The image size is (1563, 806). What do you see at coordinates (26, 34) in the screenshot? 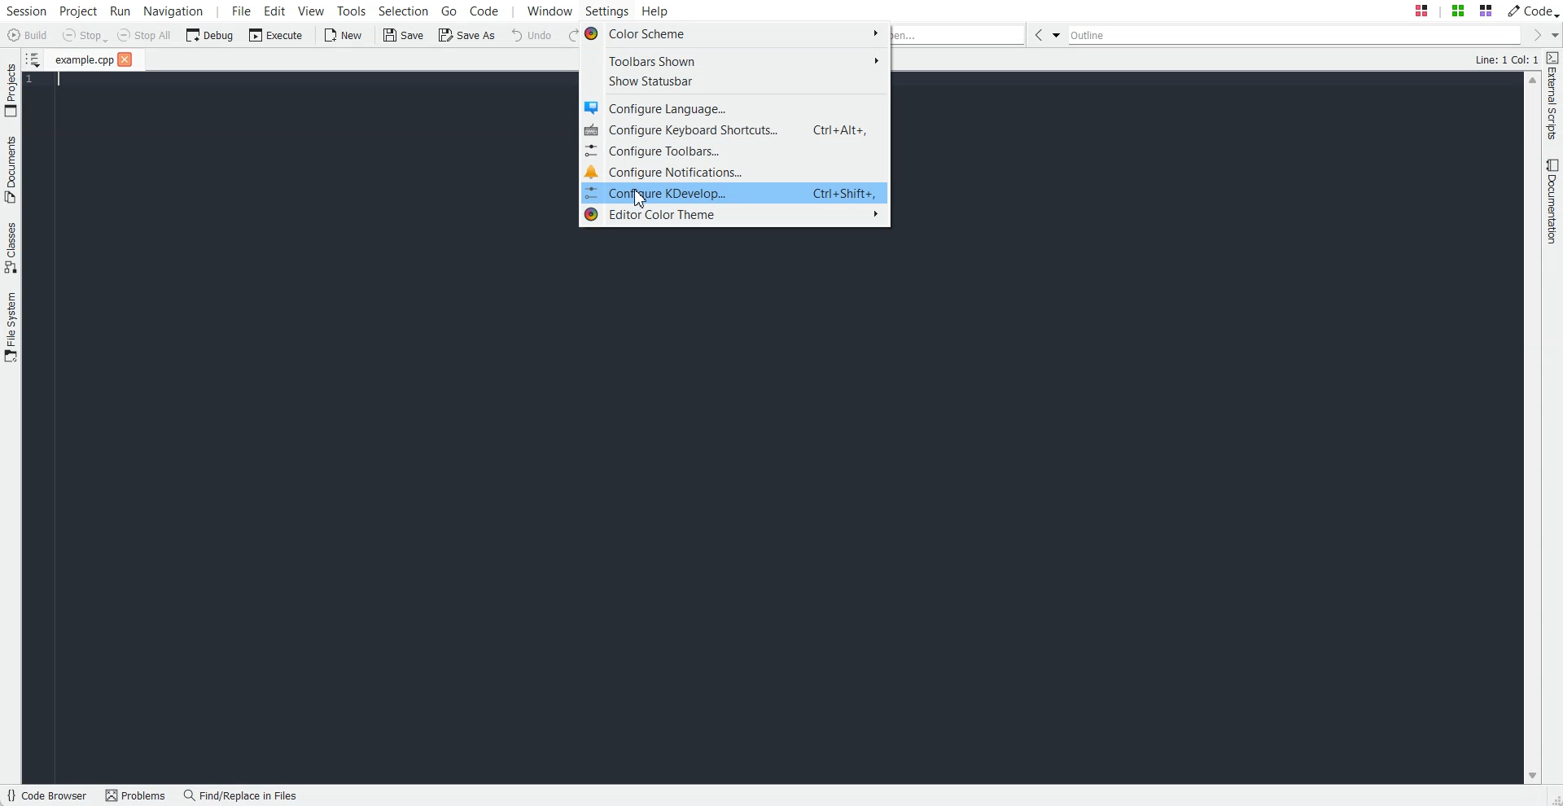
I see `Build` at bounding box center [26, 34].